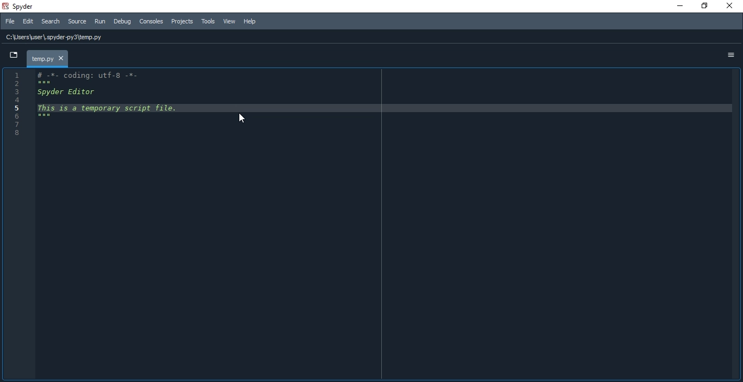  What do you see at coordinates (208, 22) in the screenshot?
I see `Tools` at bounding box center [208, 22].